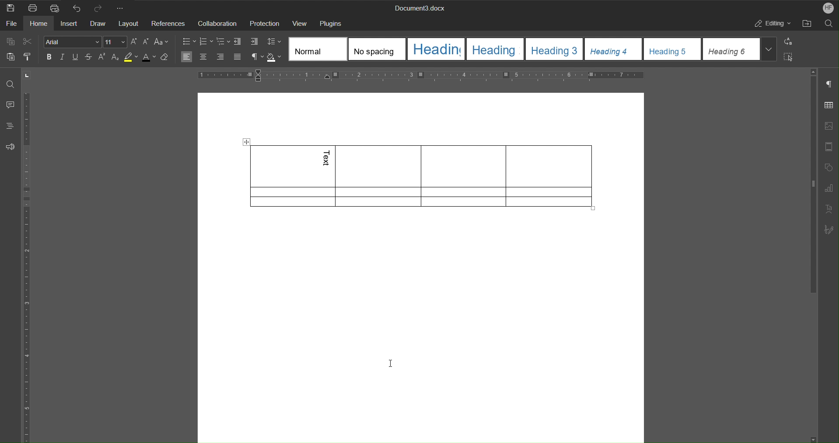 This screenshot has height=443, width=839. Describe the element at coordinates (829, 166) in the screenshot. I see `Shape Settings` at that location.